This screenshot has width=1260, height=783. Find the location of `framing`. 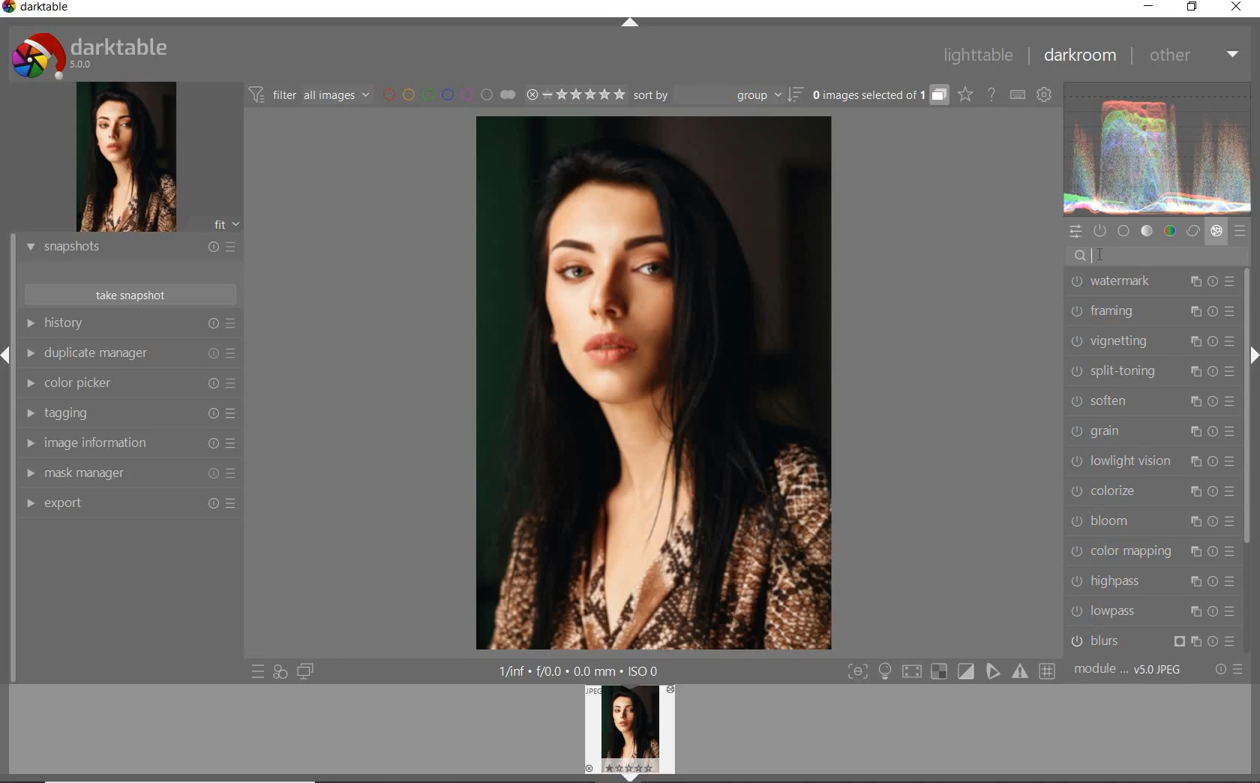

framing is located at coordinates (1151, 311).